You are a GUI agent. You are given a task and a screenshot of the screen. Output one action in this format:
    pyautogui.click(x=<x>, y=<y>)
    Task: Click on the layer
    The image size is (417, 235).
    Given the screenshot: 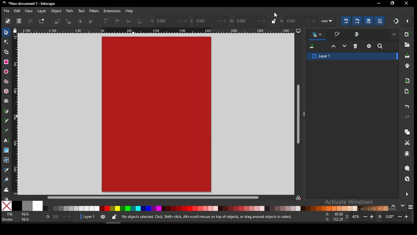 What is the action you would take?
    pyautogui.click(x=42, y=11)
    